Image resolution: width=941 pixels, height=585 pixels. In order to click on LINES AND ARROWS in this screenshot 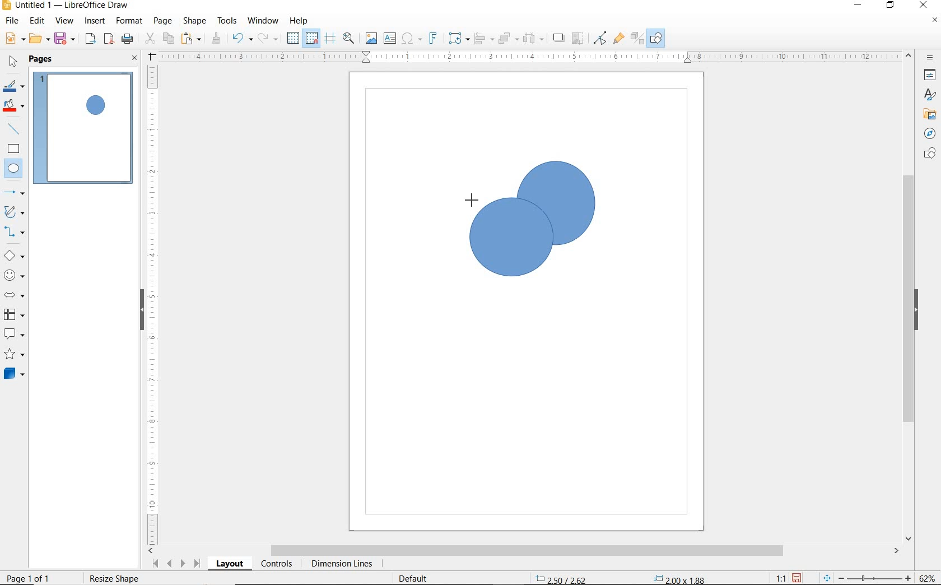, I will do `click(15, 193)`.